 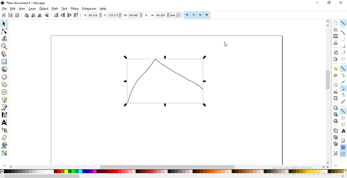 I want to click on new document 4 - Inkscape, so click(x=26, y=3).